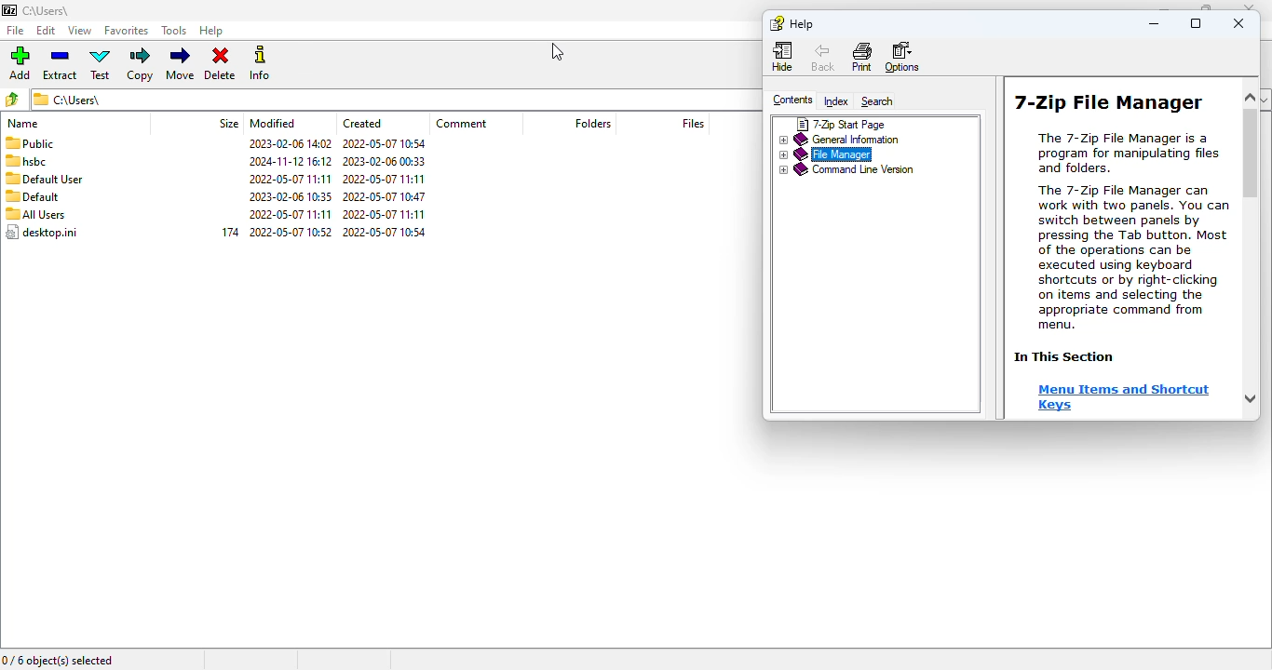 Image resolution: width=1272 pixels, height=670 pixels. What do you see at coordinates (591, 122) in the screenshot?
I see `folders` at bounding box center [591, 122].